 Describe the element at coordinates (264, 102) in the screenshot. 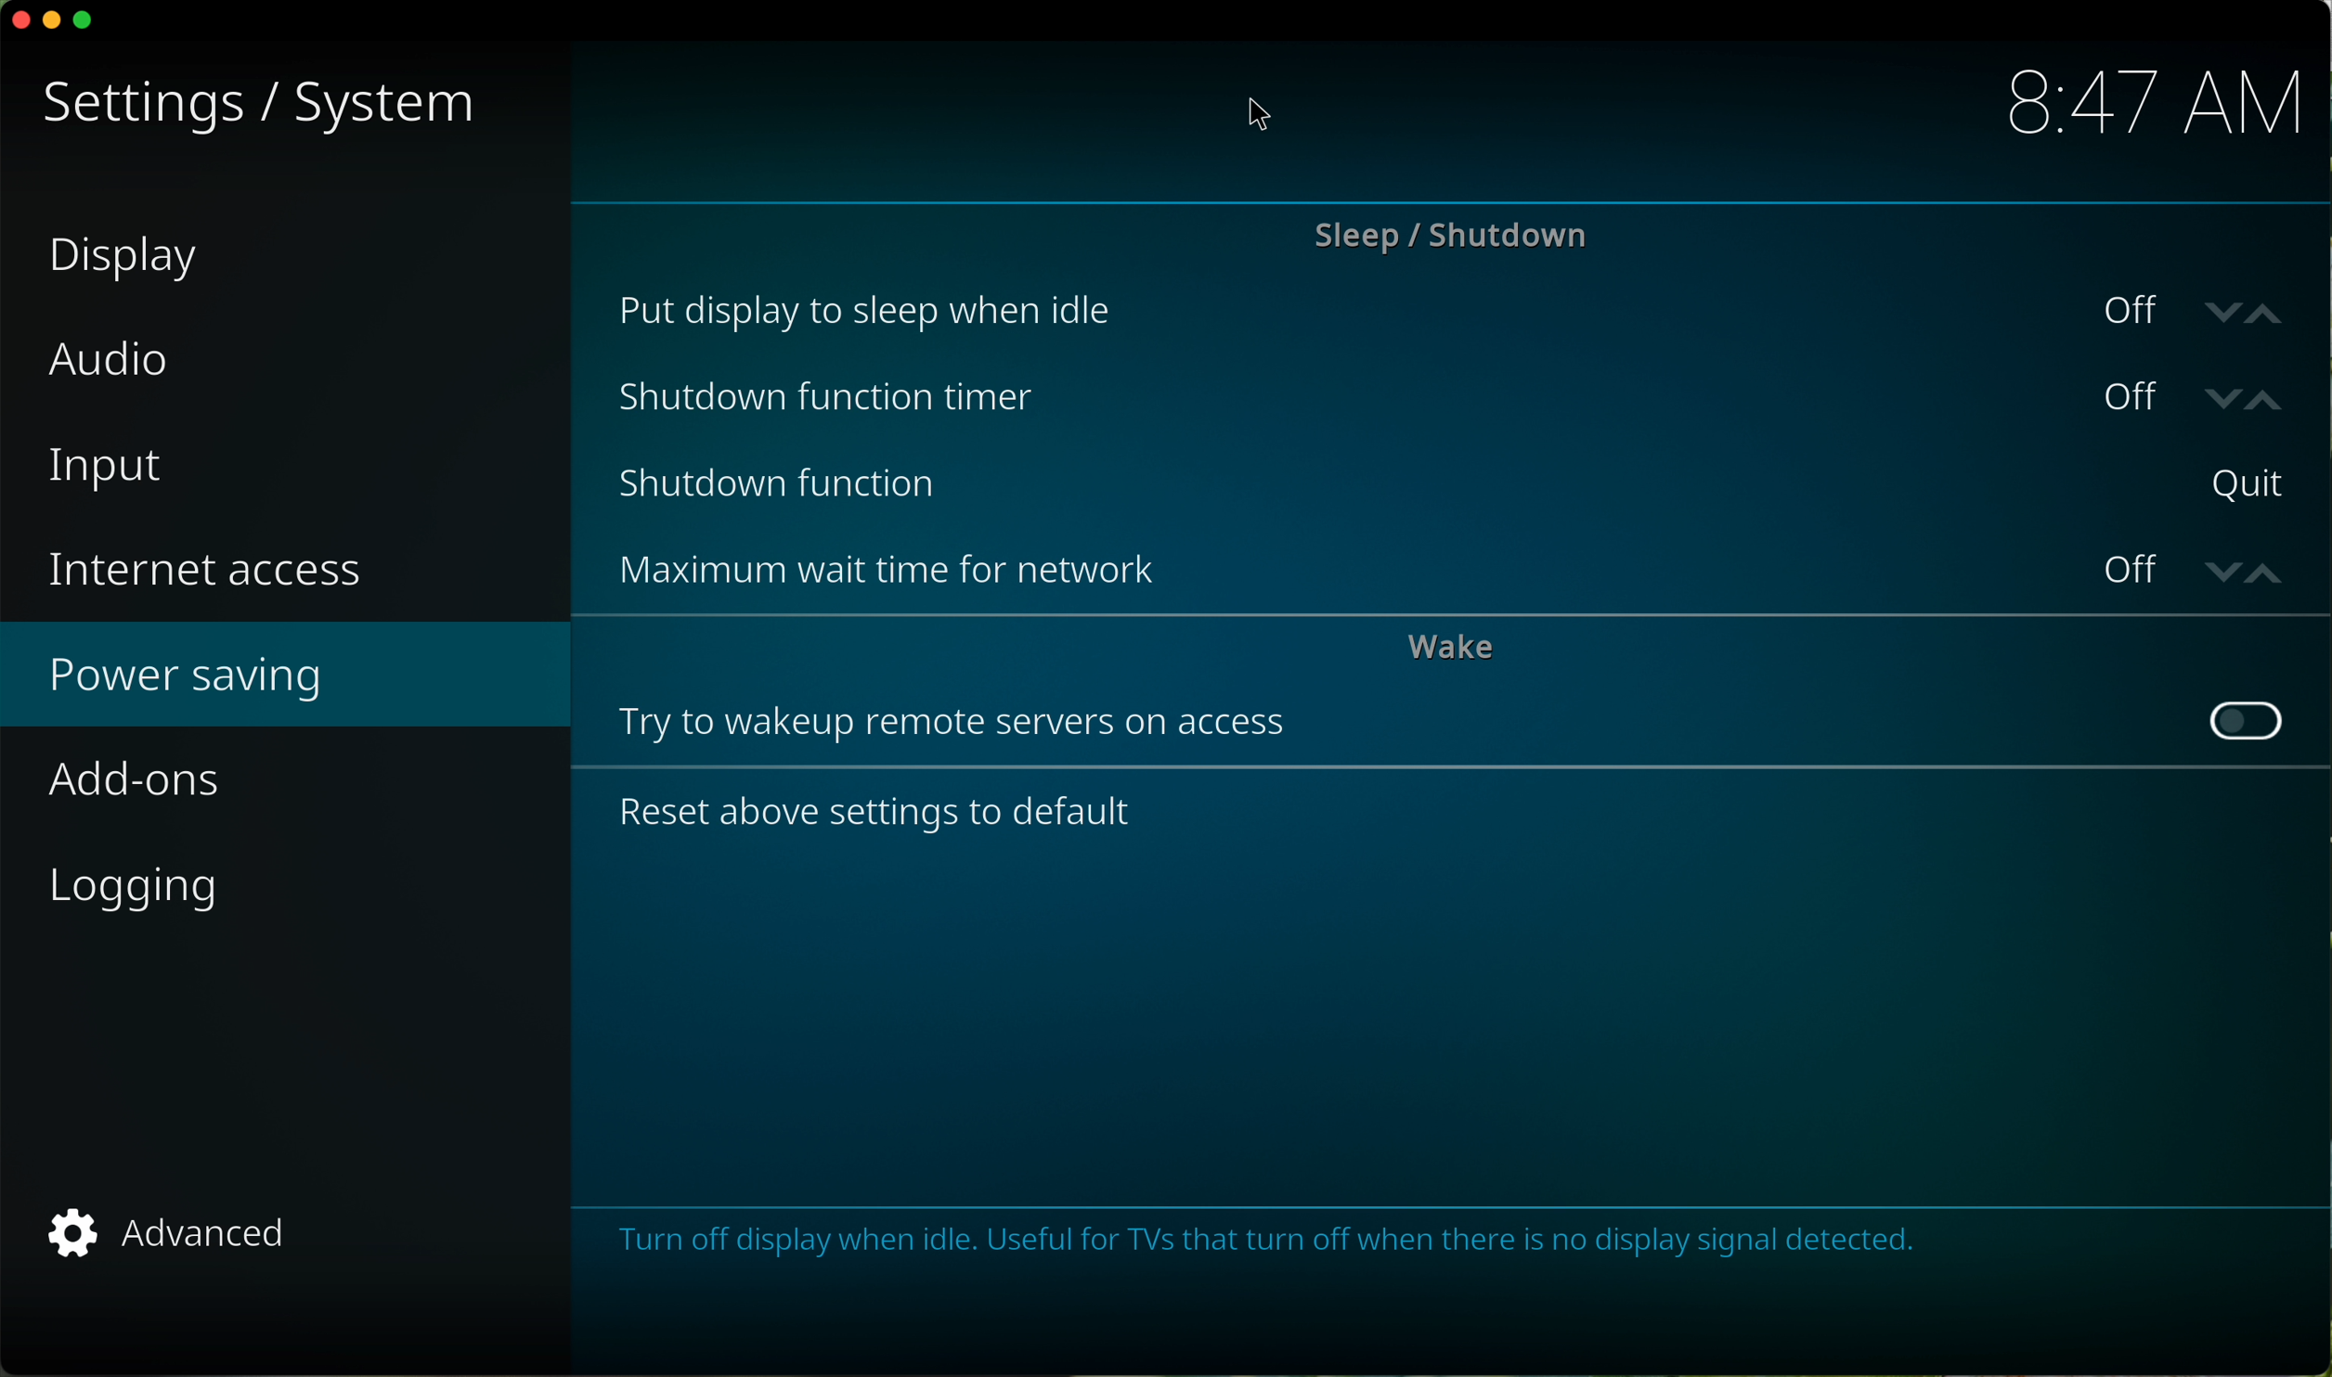

I see `settings/system` at that location.